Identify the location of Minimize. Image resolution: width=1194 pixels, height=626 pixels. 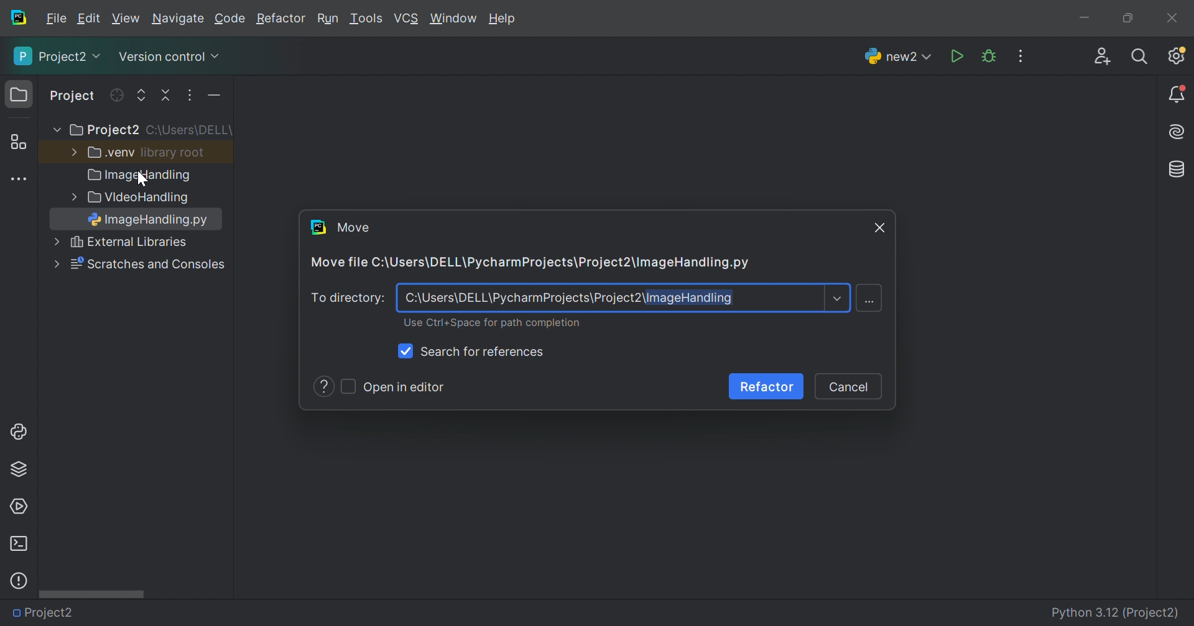
(1088, 20).